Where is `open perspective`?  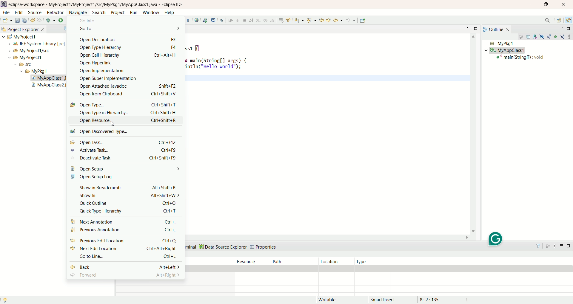 open perspective is located at coordinates (559, 20).